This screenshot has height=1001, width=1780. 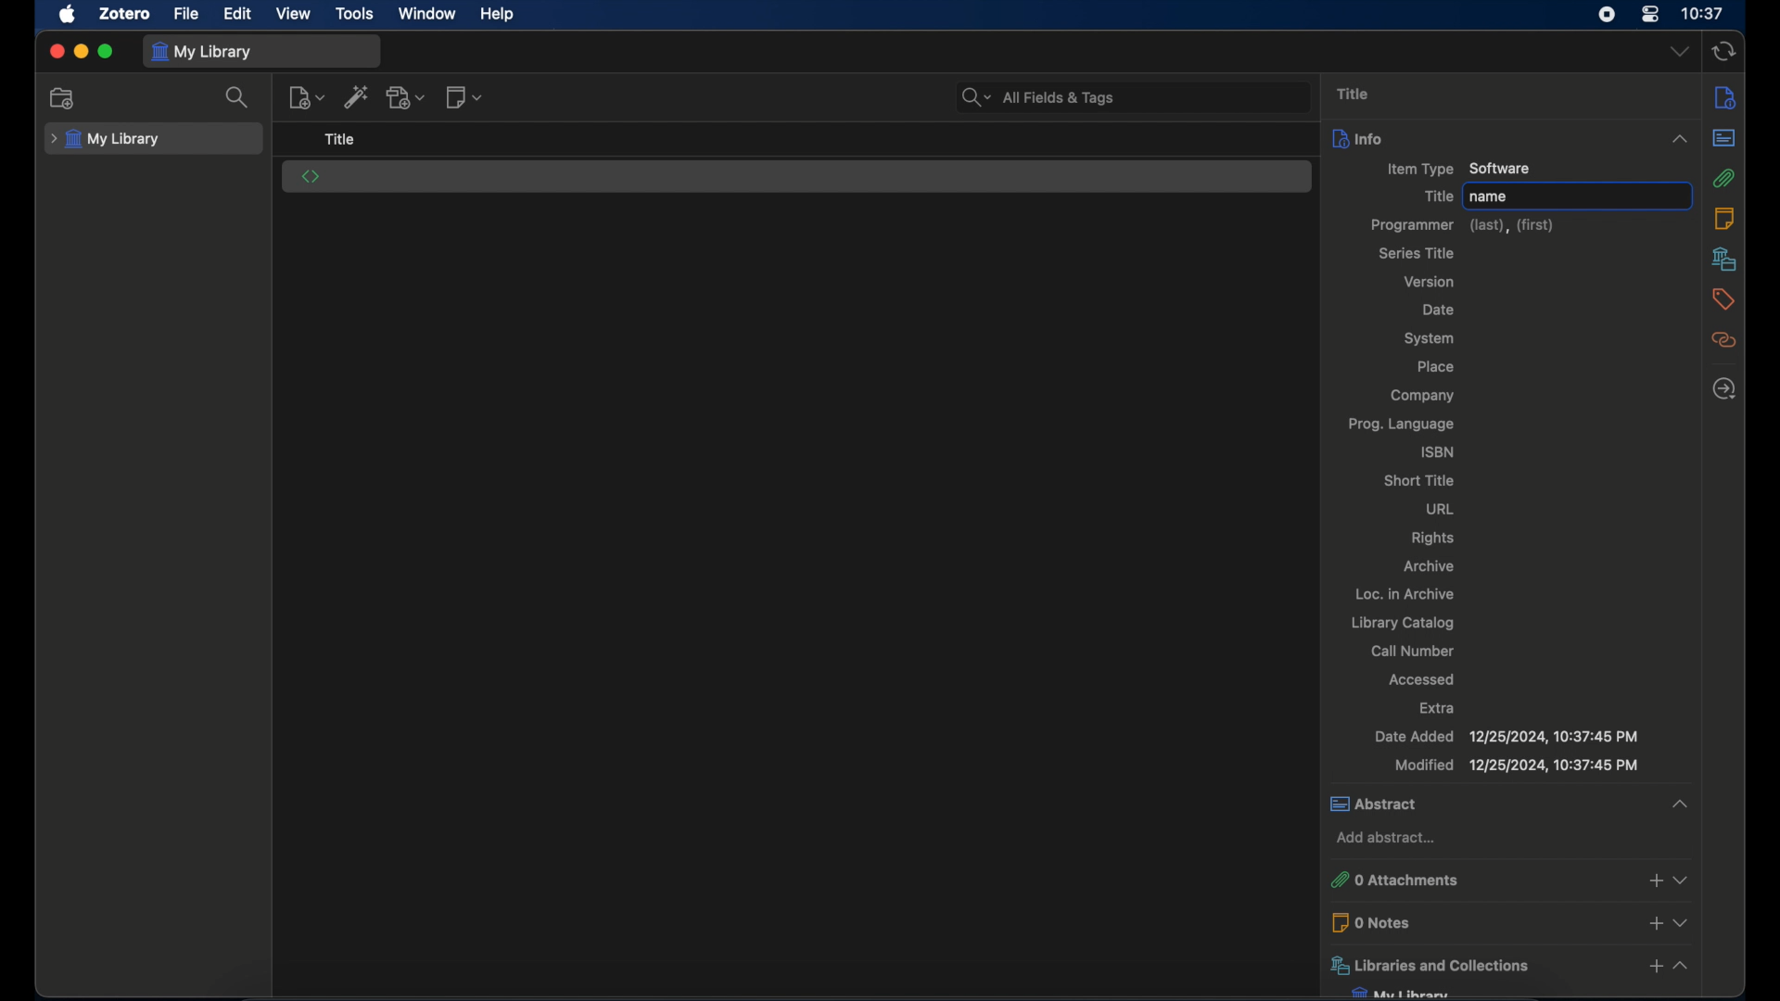 I want to click on loc. in archive, so click(x=1405, y=593).